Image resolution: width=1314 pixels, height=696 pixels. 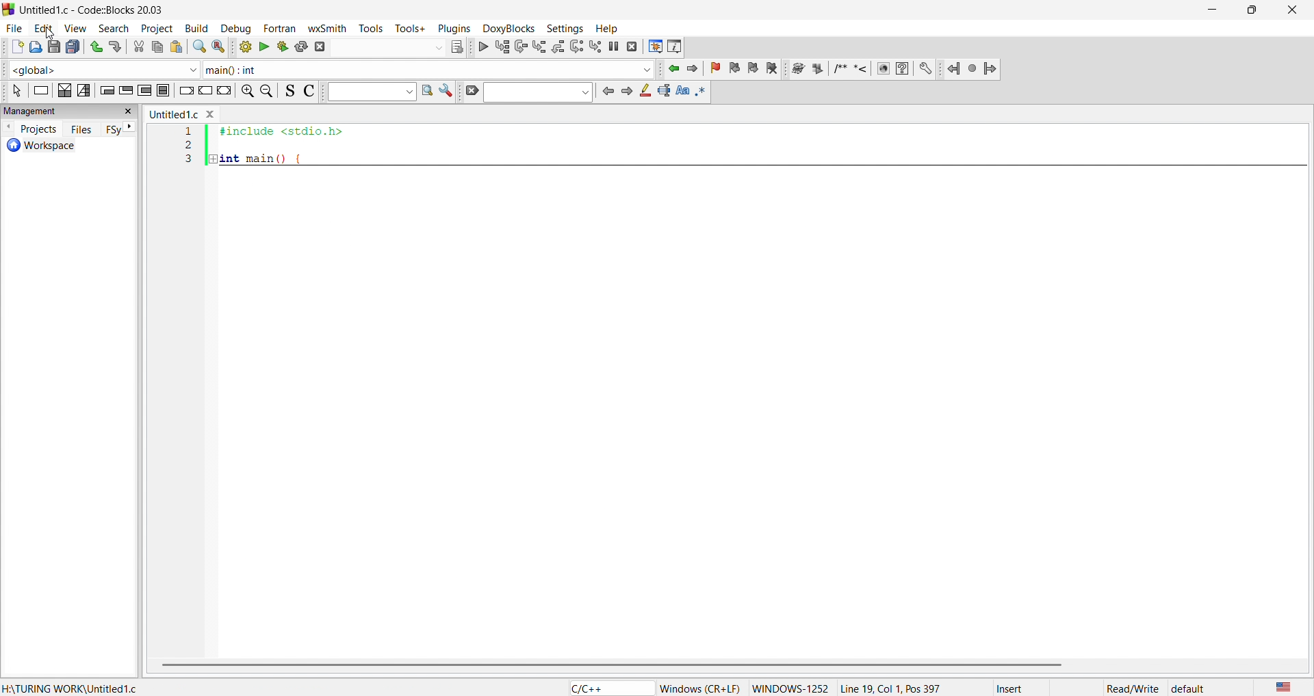 I want to click on redo, so click(x=118, y=46).